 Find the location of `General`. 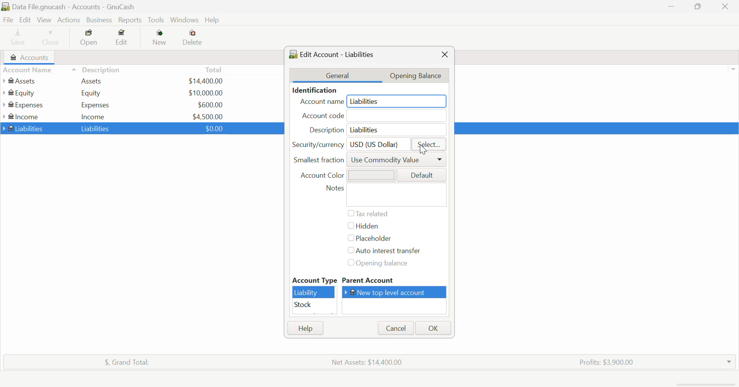

General is located at coordinates (338, 75).